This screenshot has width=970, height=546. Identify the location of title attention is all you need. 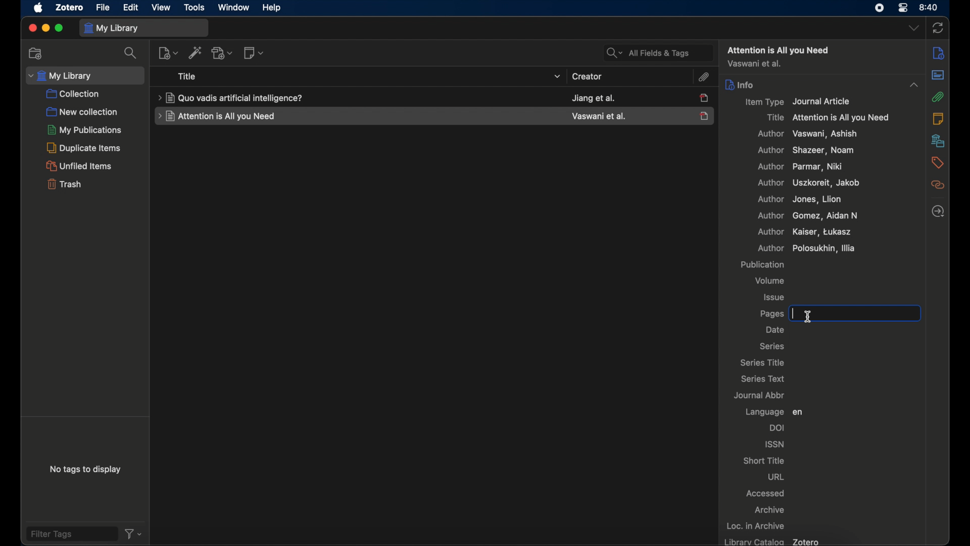
(829, 118).